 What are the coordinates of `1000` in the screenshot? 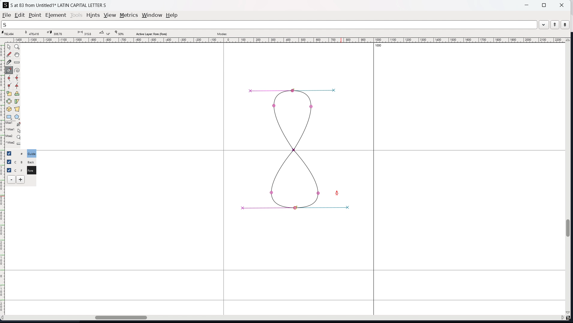 It's located at (380, 46).